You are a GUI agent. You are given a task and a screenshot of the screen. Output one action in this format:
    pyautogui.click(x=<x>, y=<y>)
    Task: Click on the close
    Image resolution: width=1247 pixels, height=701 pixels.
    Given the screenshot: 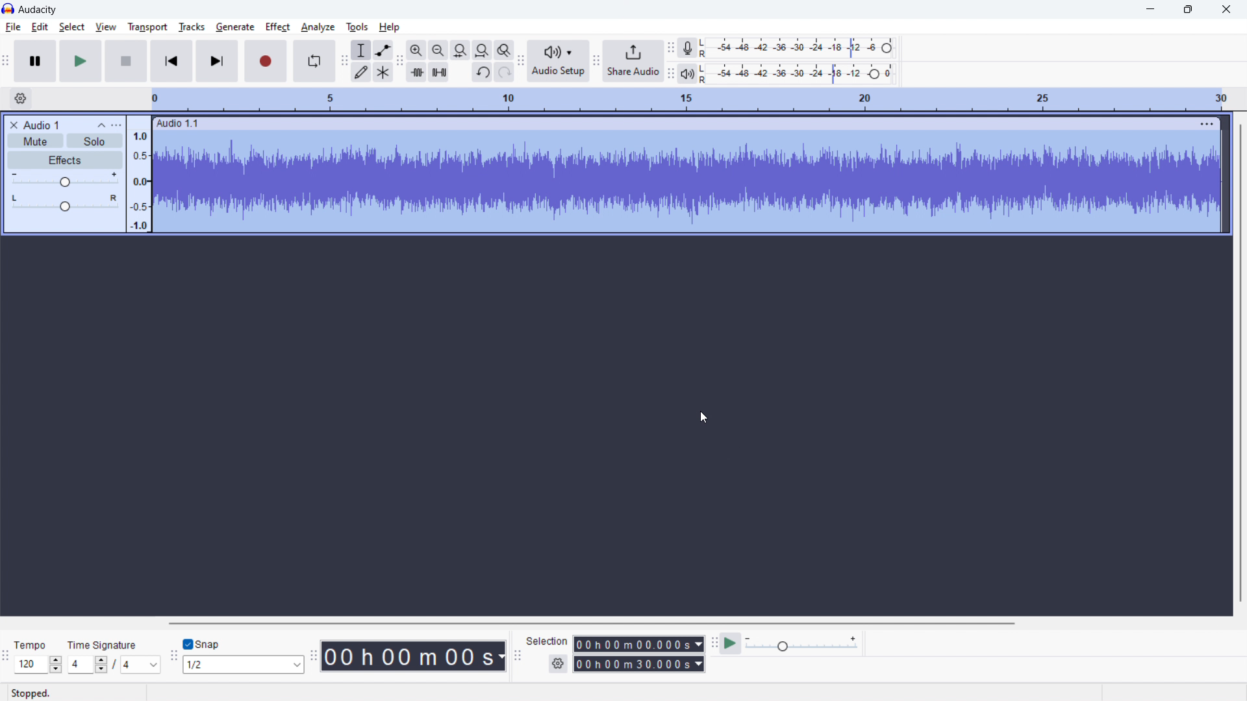 What is the action you would take?
    pyautogui.click(x=1226, y=9)
    